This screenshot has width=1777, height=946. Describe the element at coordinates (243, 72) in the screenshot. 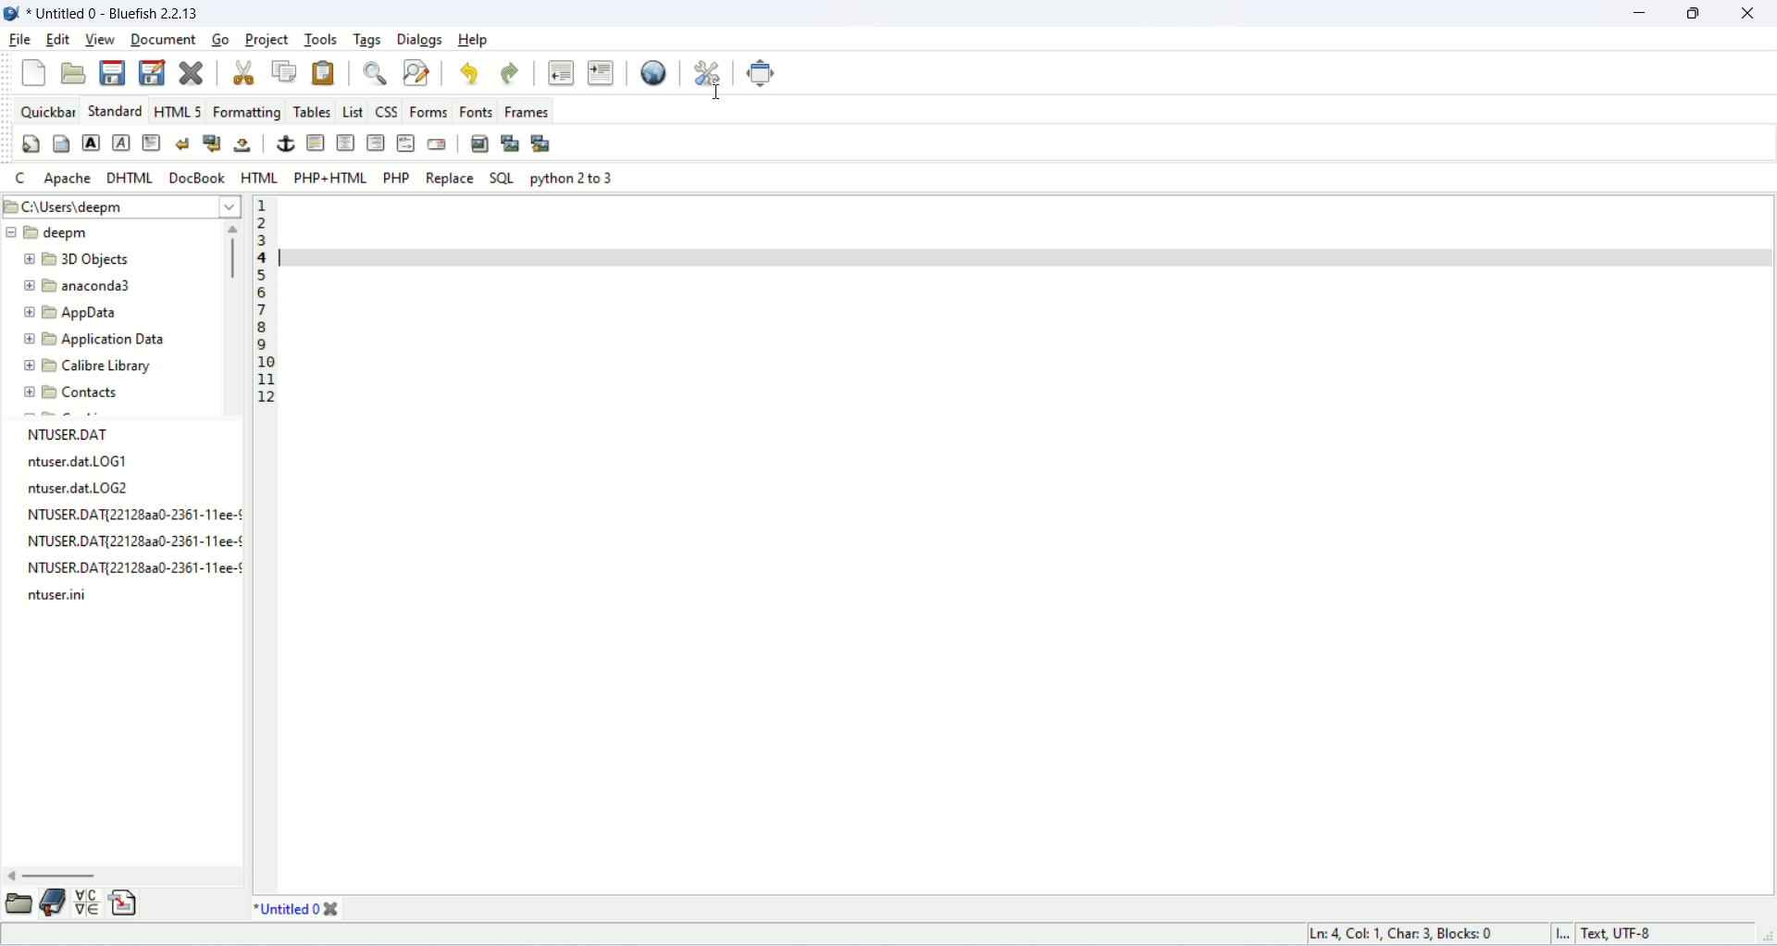

I see `cut` at that location.